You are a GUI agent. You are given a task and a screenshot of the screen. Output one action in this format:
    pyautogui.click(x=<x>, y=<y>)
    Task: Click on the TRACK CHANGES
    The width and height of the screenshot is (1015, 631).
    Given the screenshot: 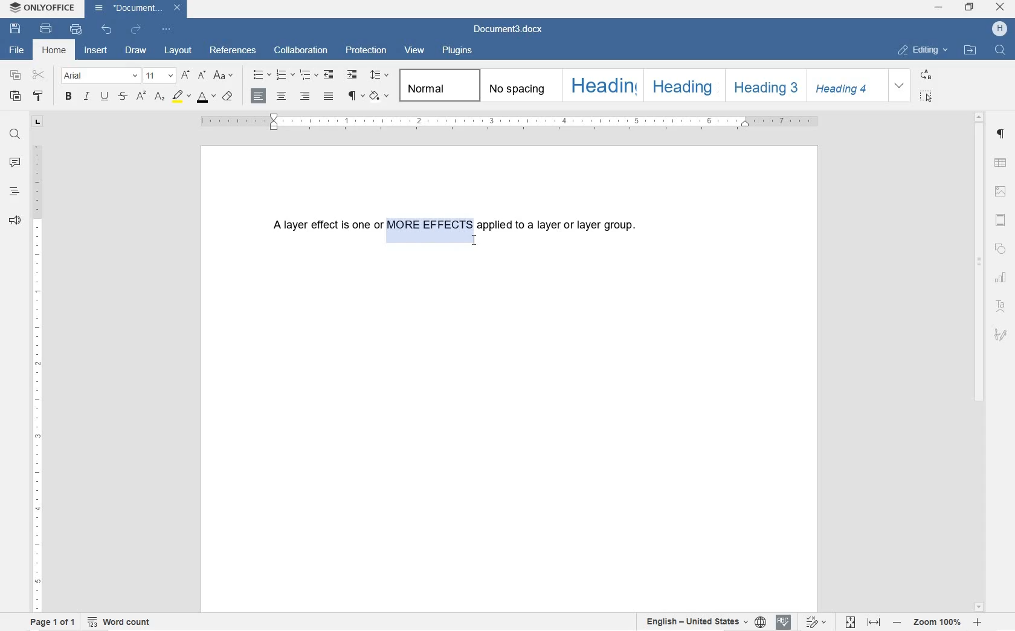 What is the action you would take?
    pyautogui.click(x=816, y=621)
    